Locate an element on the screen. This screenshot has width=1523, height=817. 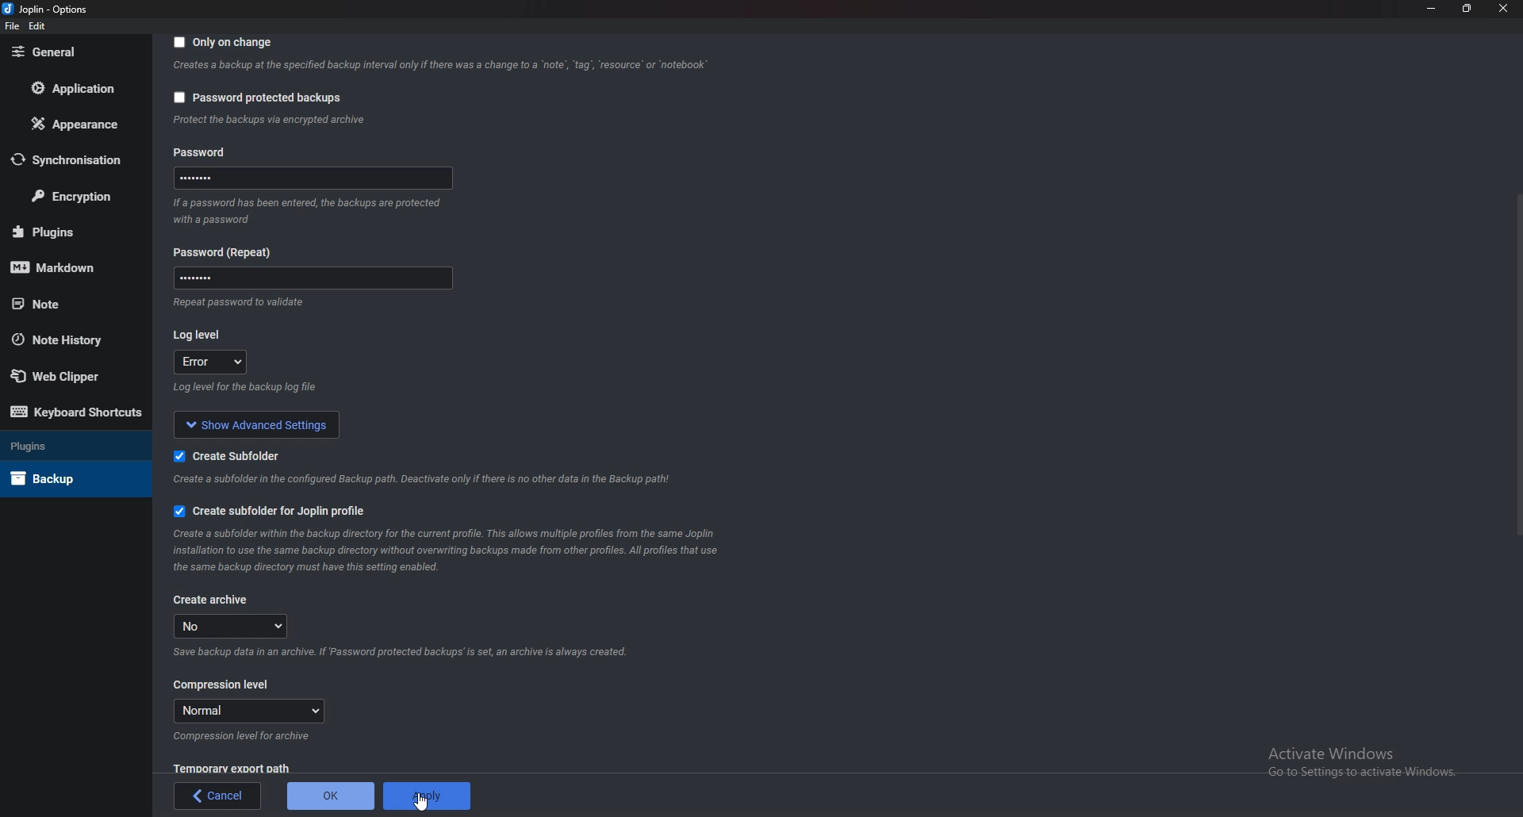
close is located at coordinates (1502, 8).